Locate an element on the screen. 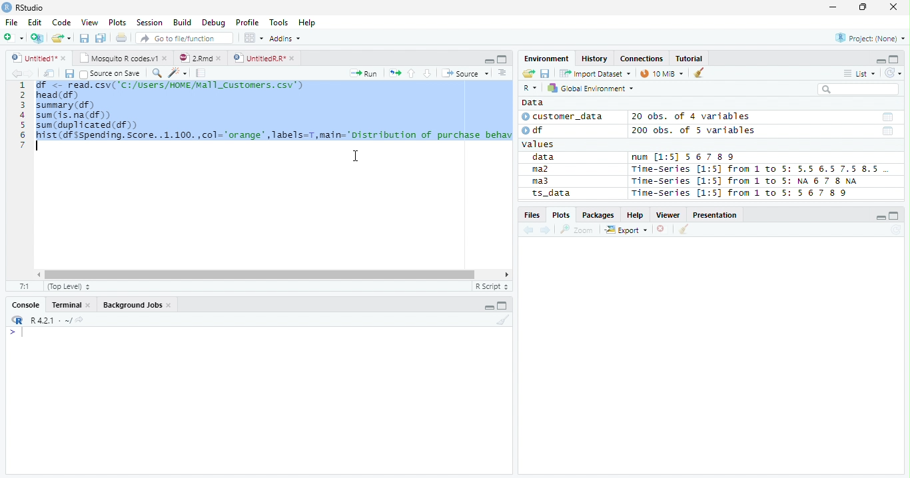 This screenshot has height=478, width=910. Code is located at coordinates (63, 23).